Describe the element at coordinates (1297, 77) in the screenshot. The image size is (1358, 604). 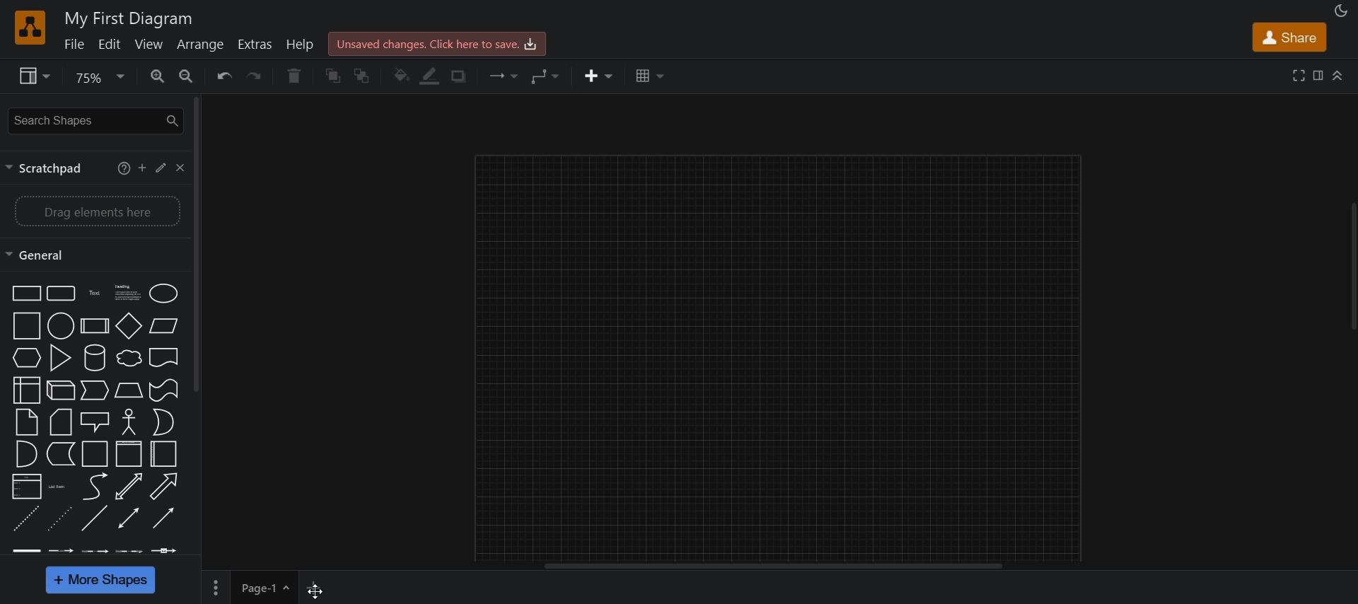
I see `fullscreen` at that location.